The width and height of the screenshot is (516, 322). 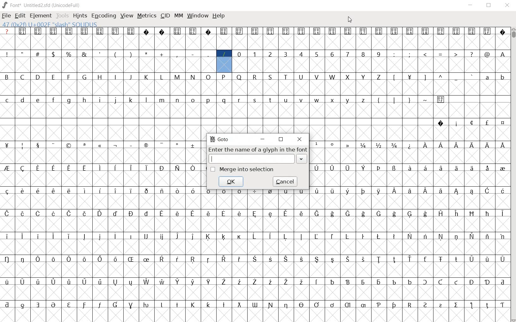 I want to click on glyph, so click(x=410, y=31).